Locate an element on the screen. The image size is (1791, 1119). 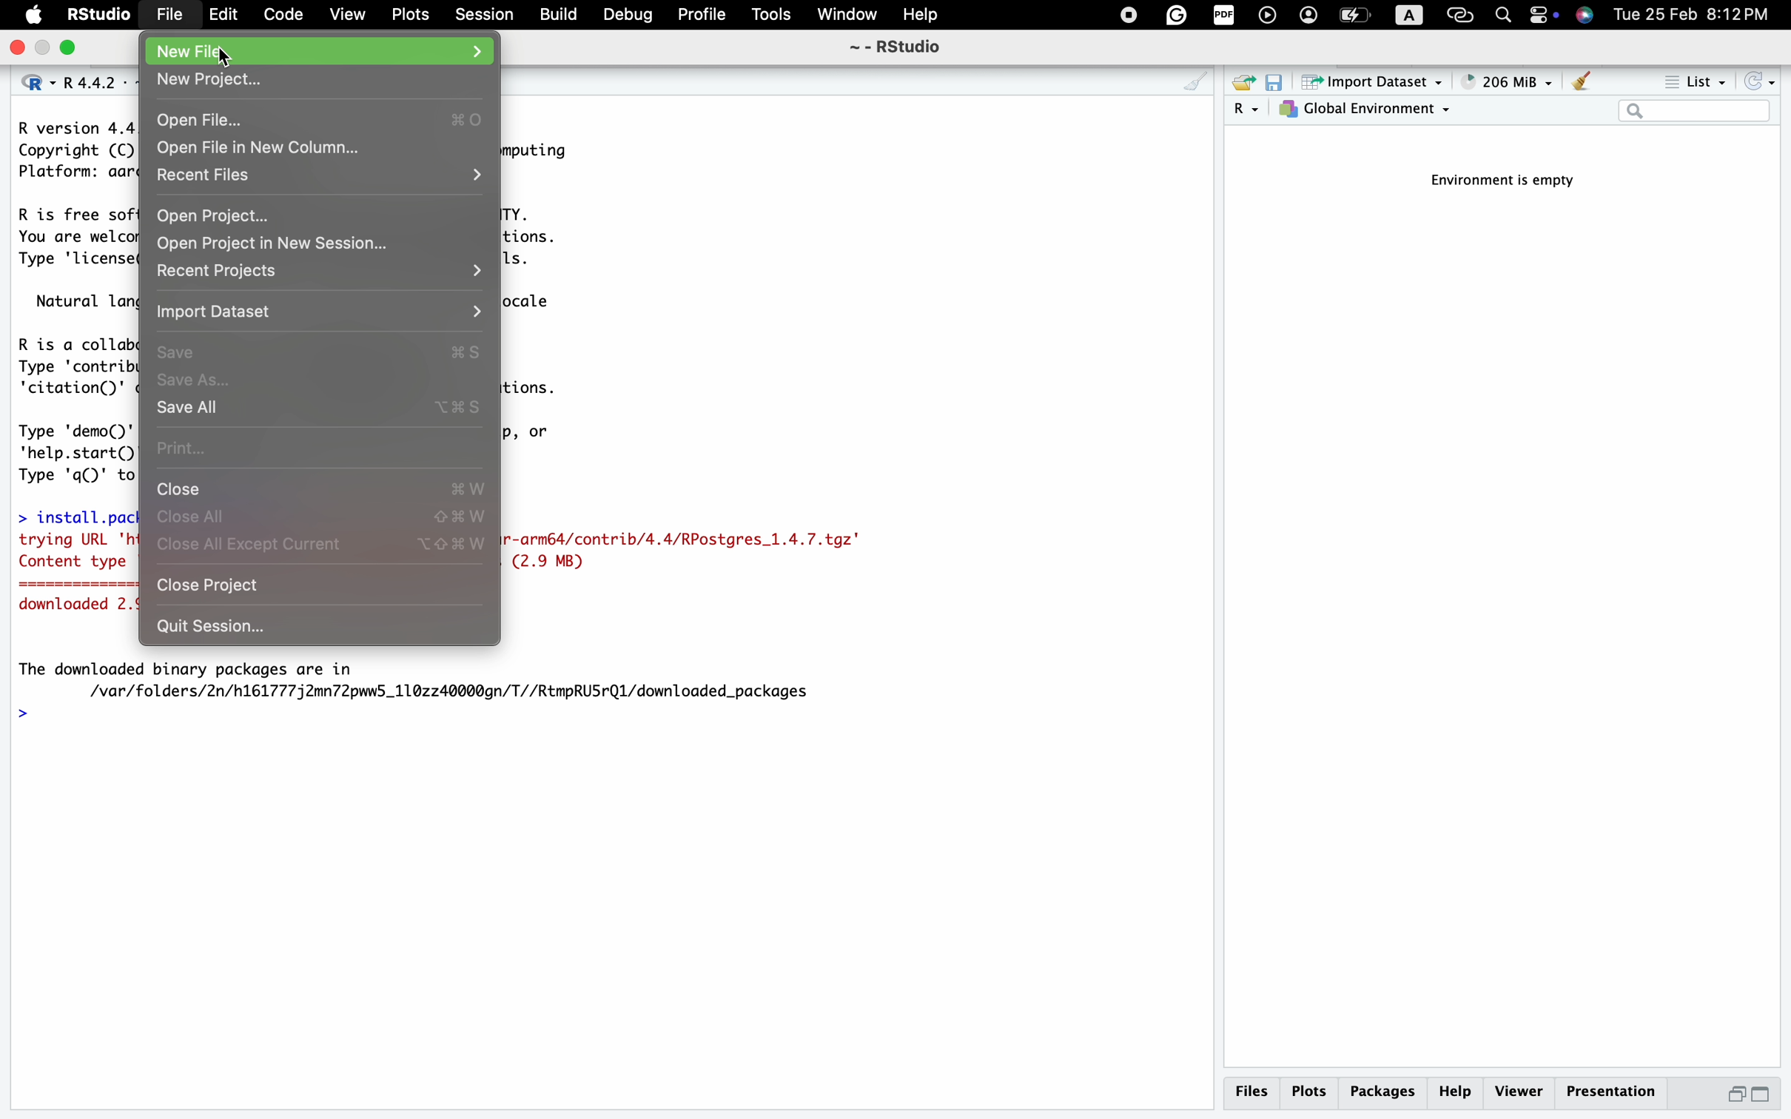
close all except current is located at coordinates (327, 549).